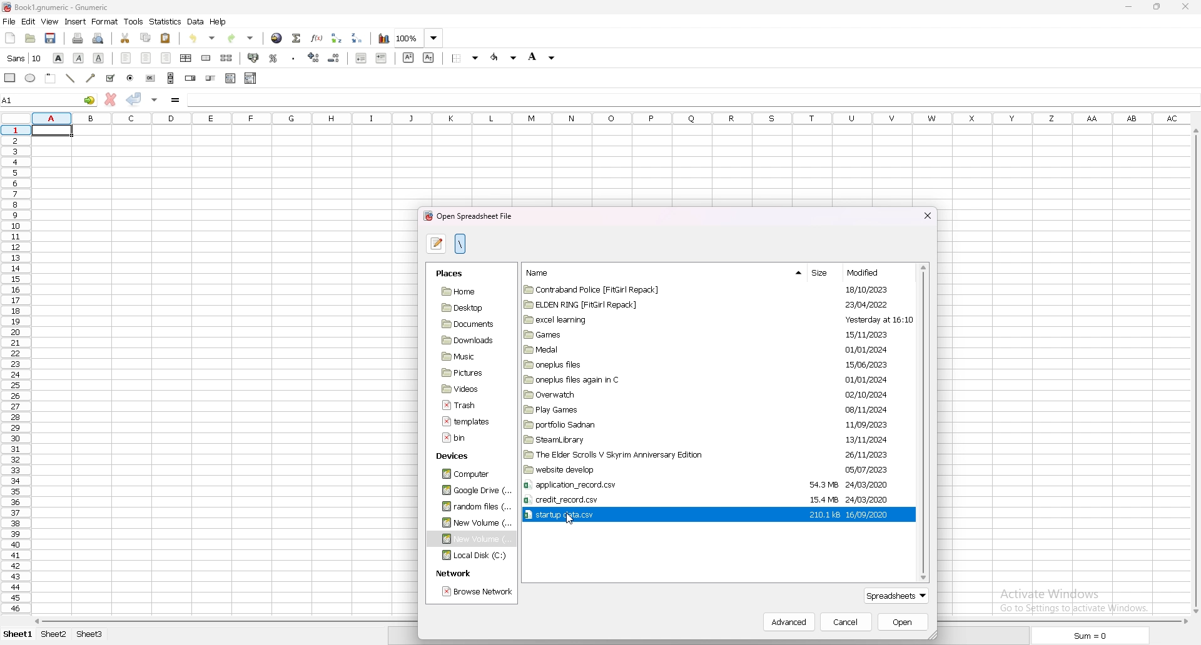 This screenshot has height=645, width=1201. I want to click on 54.3 MB, so click(820, 484).